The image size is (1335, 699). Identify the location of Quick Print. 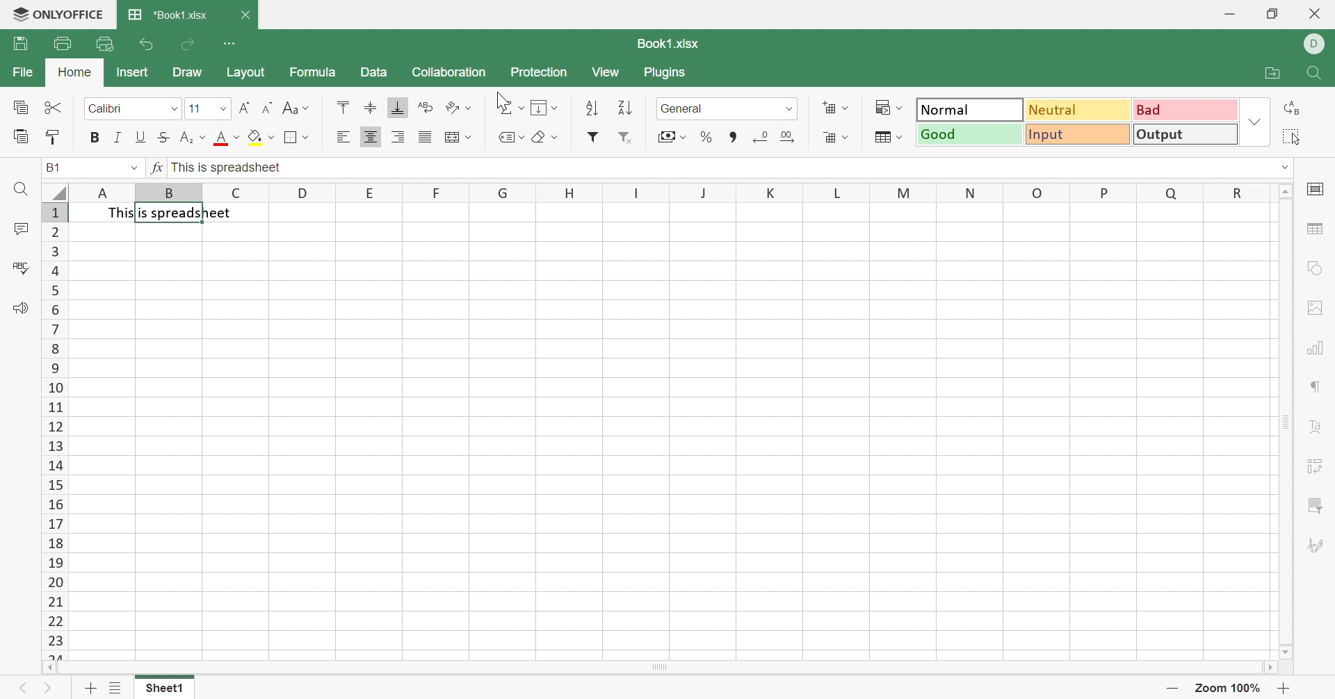
(102, 45).